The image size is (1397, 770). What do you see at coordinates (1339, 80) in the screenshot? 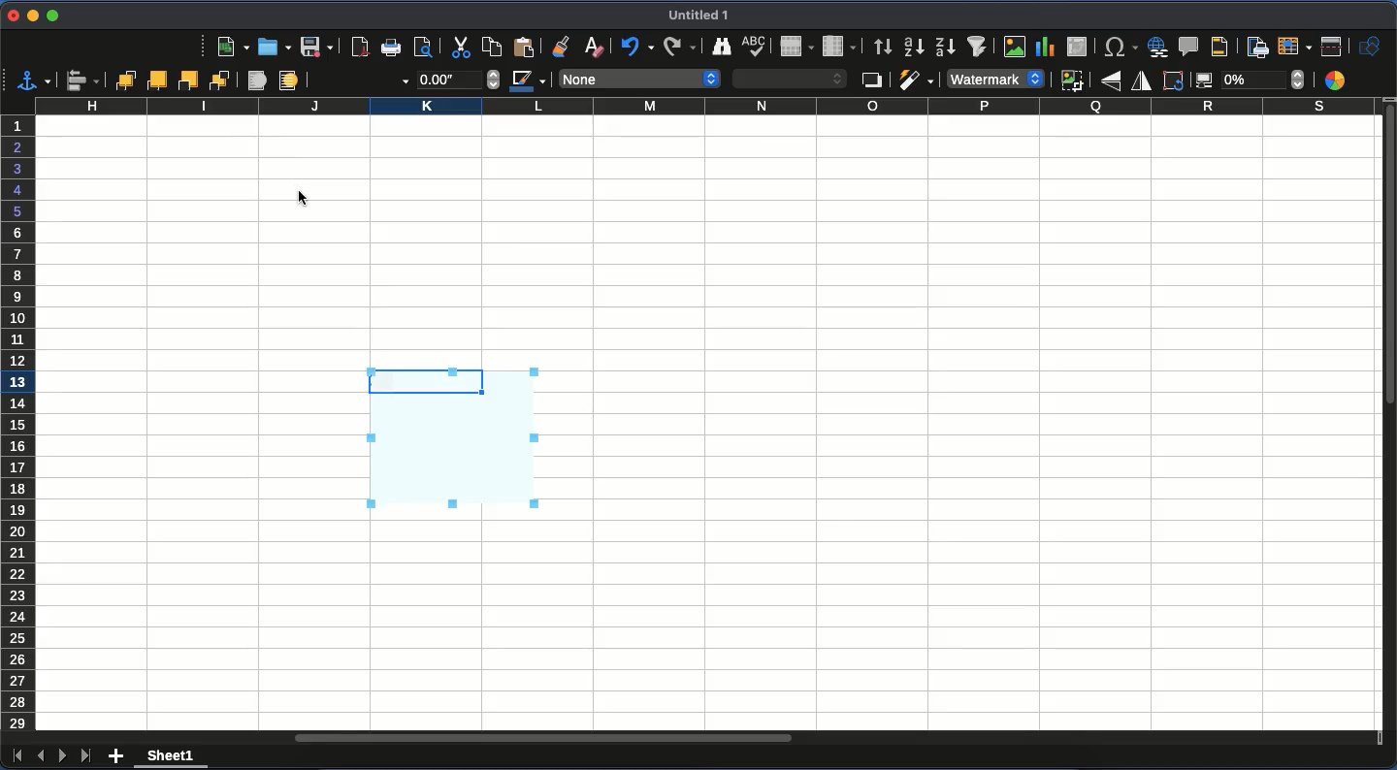
I see `color` at bounding box center [1339, 80].